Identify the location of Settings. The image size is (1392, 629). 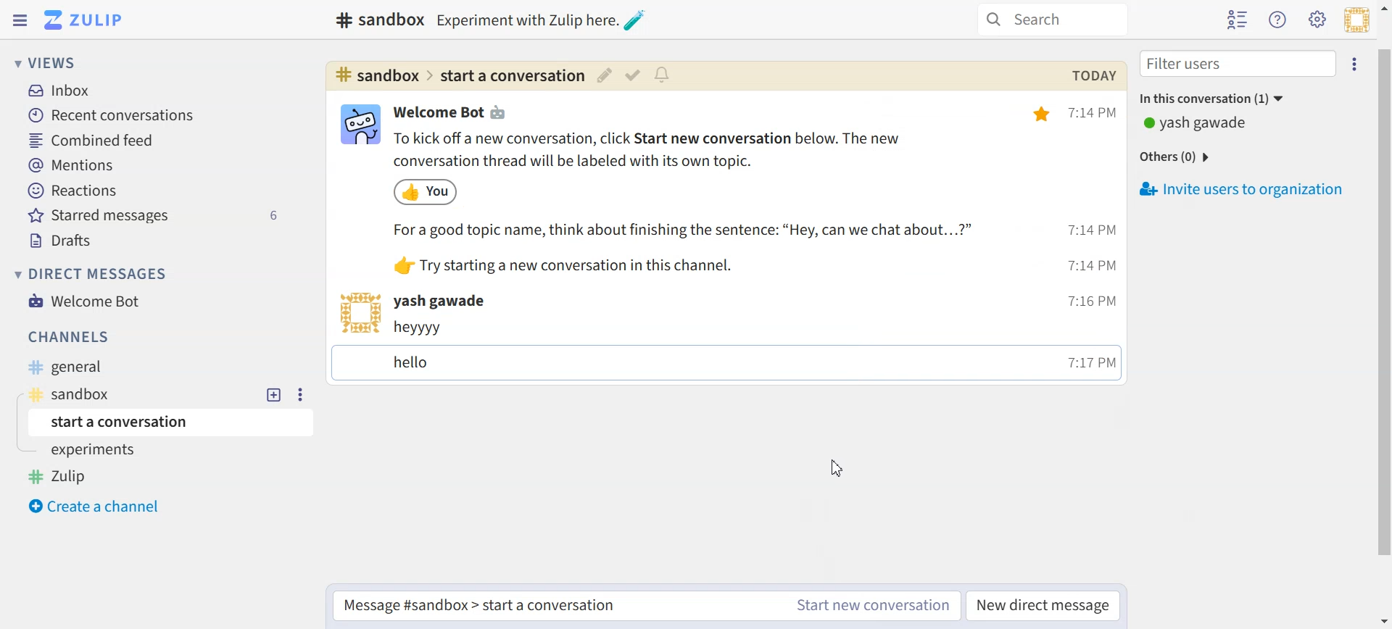
(299, 394).